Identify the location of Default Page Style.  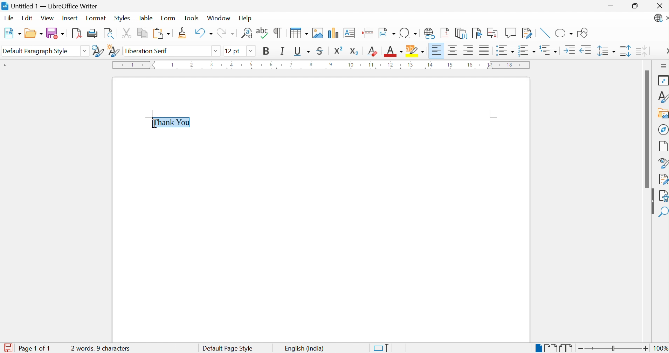
(228, 348).